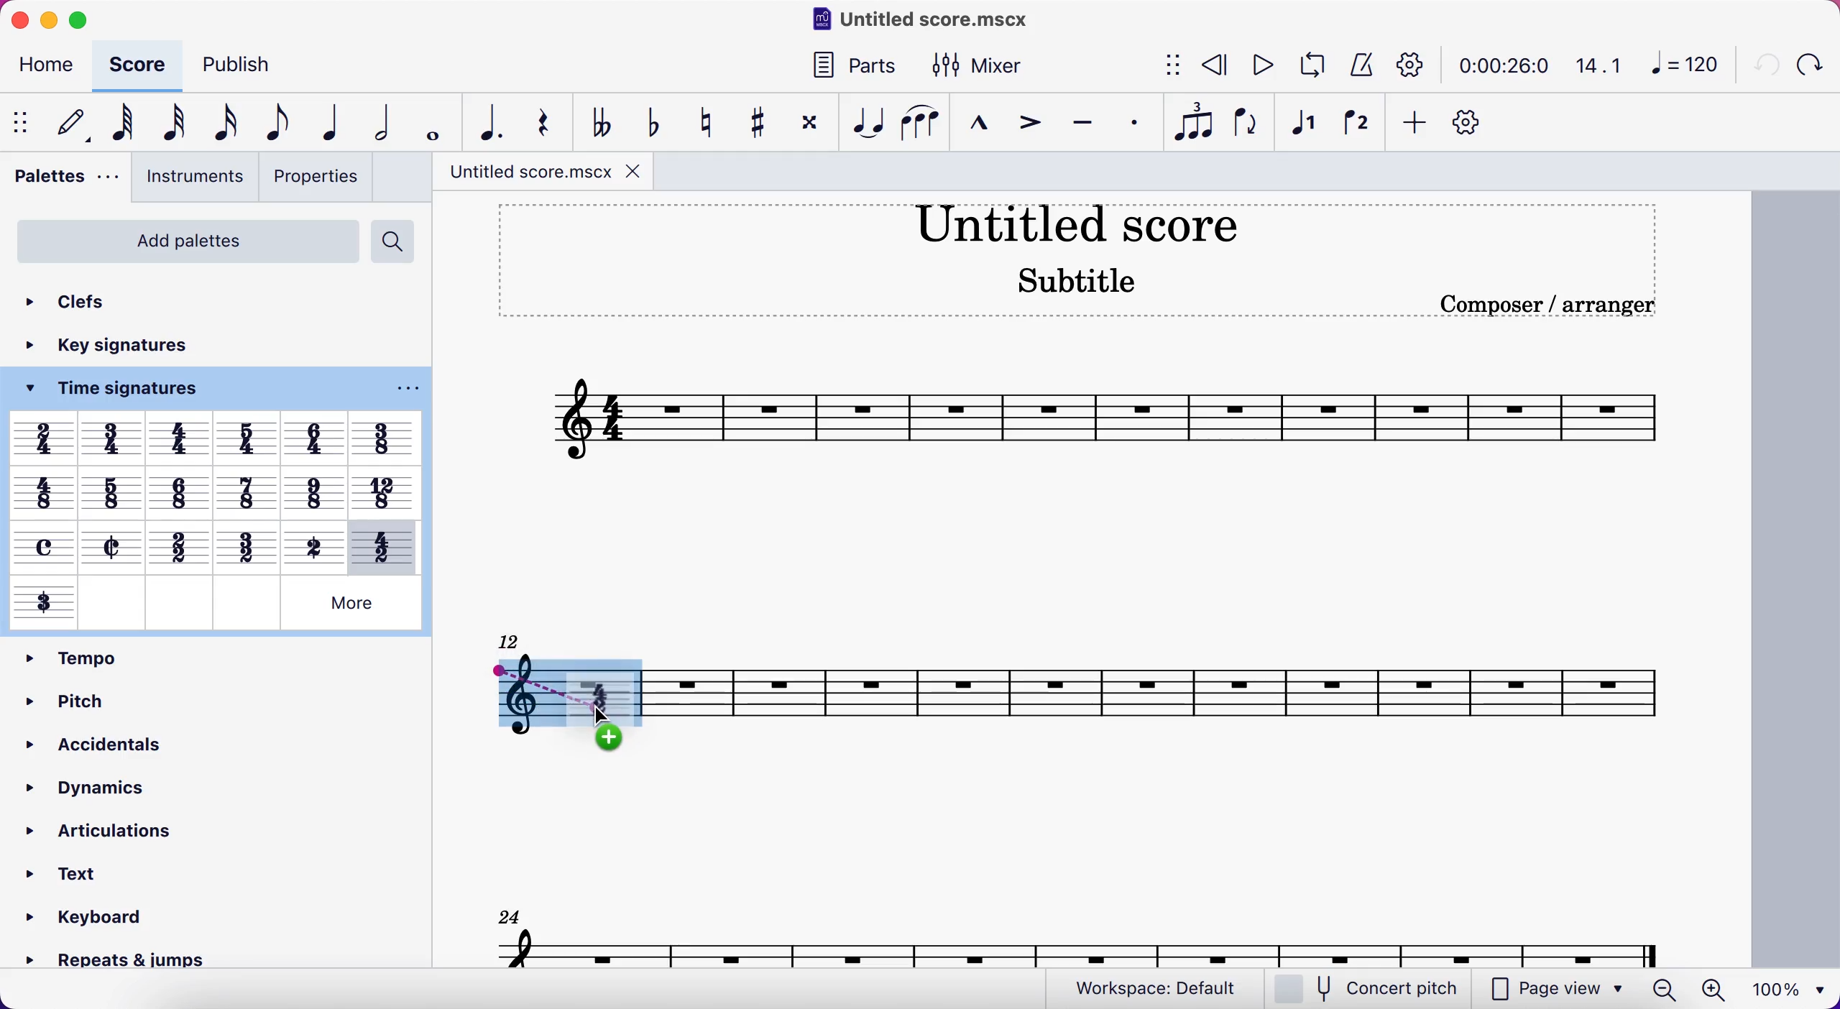  Describe the element at coordinates (597, 121) in the screenshot. I see `toggle double flat` at that location.